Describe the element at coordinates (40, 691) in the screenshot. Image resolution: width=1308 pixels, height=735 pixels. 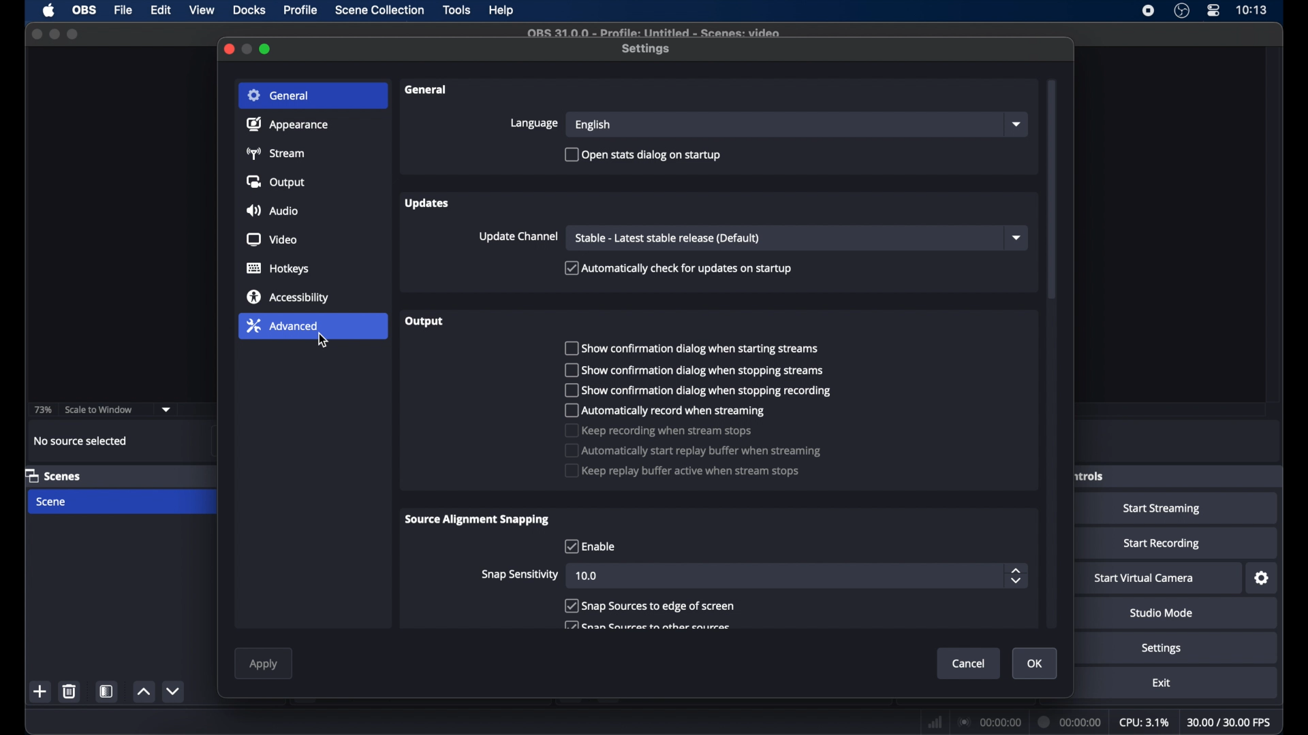
I see `add` at that location.